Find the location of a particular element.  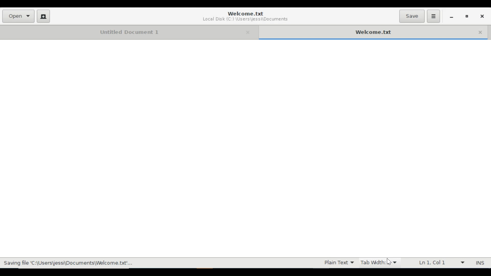

Ln 1 Col 1 is located at coordinates (440, 262).